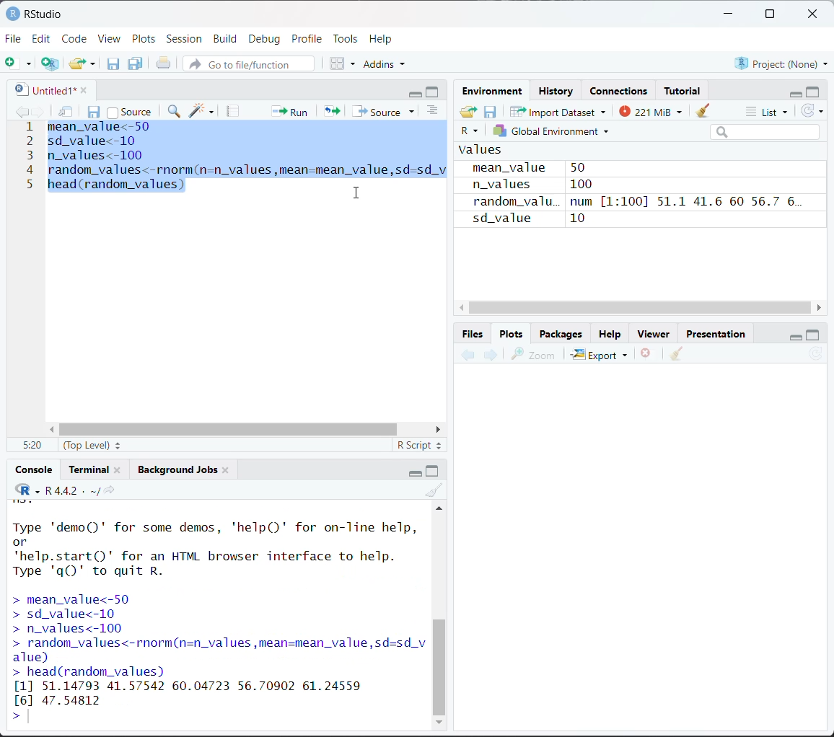 This screenshot has height=737, width=834. What do you see at coordinates (113, 63) in the screenshot?
I see `save current document` at bounding box center [113, 63].